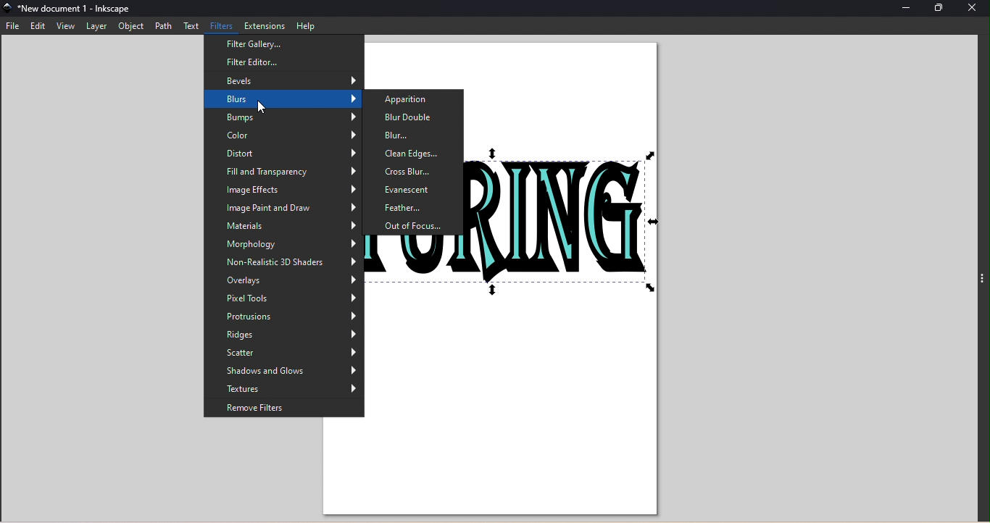 The image size is (990, 523). I want to click on Object, so click(131, 26).